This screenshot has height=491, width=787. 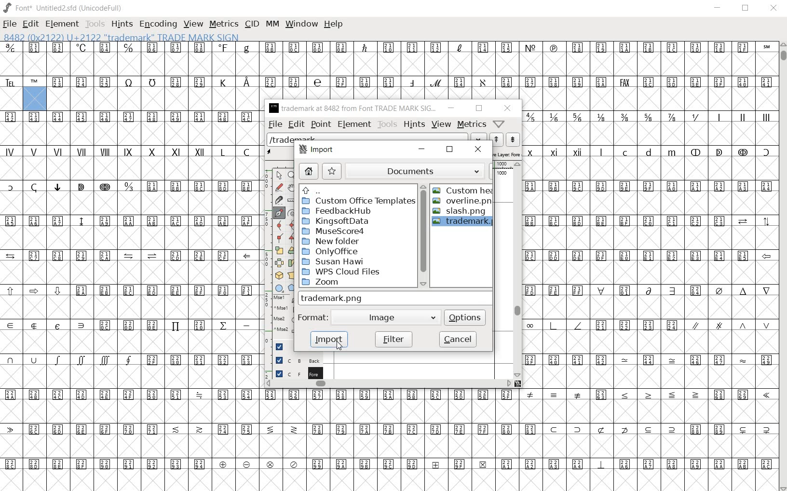 I want to click on ELEMENT, so click(x=63, y=25).